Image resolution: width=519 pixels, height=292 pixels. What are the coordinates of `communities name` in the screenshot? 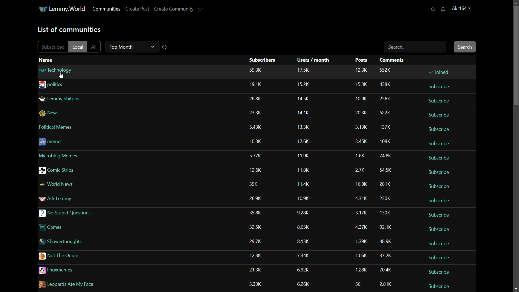 It's located at (61, 183).